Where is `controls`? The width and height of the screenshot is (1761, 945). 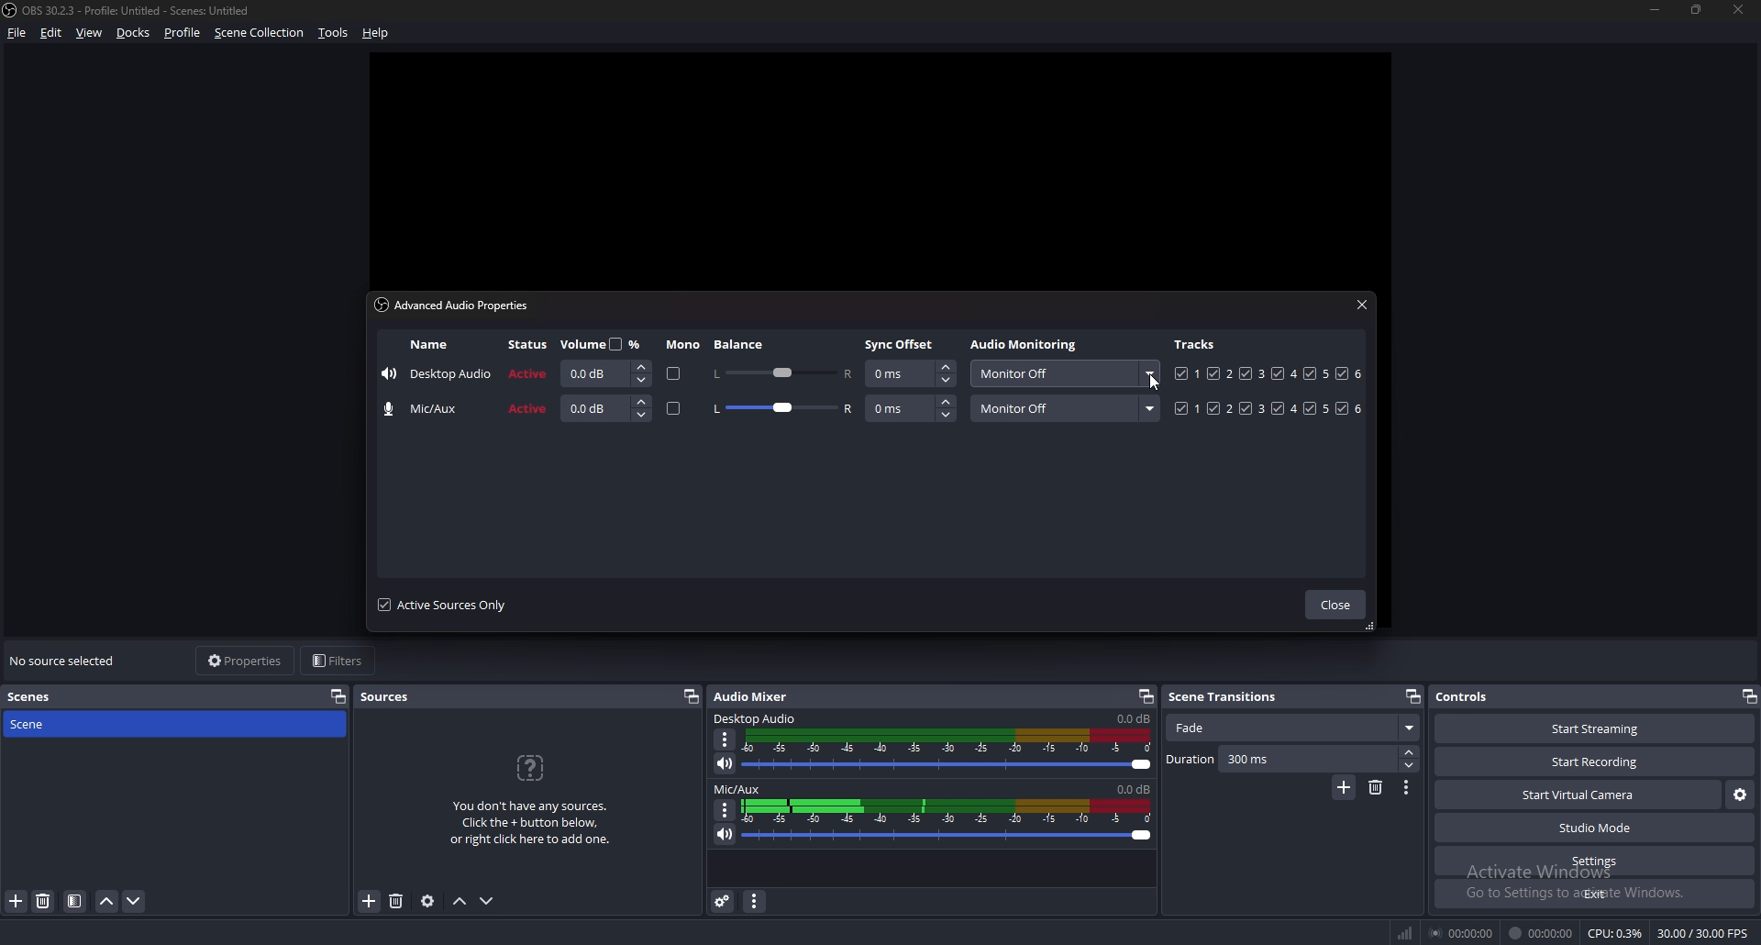 controls is located at coordinates (1475, 696).